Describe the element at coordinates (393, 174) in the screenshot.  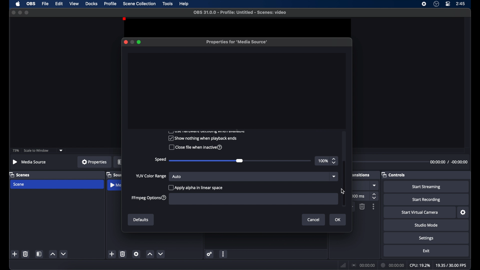
I see `controls` at that location.